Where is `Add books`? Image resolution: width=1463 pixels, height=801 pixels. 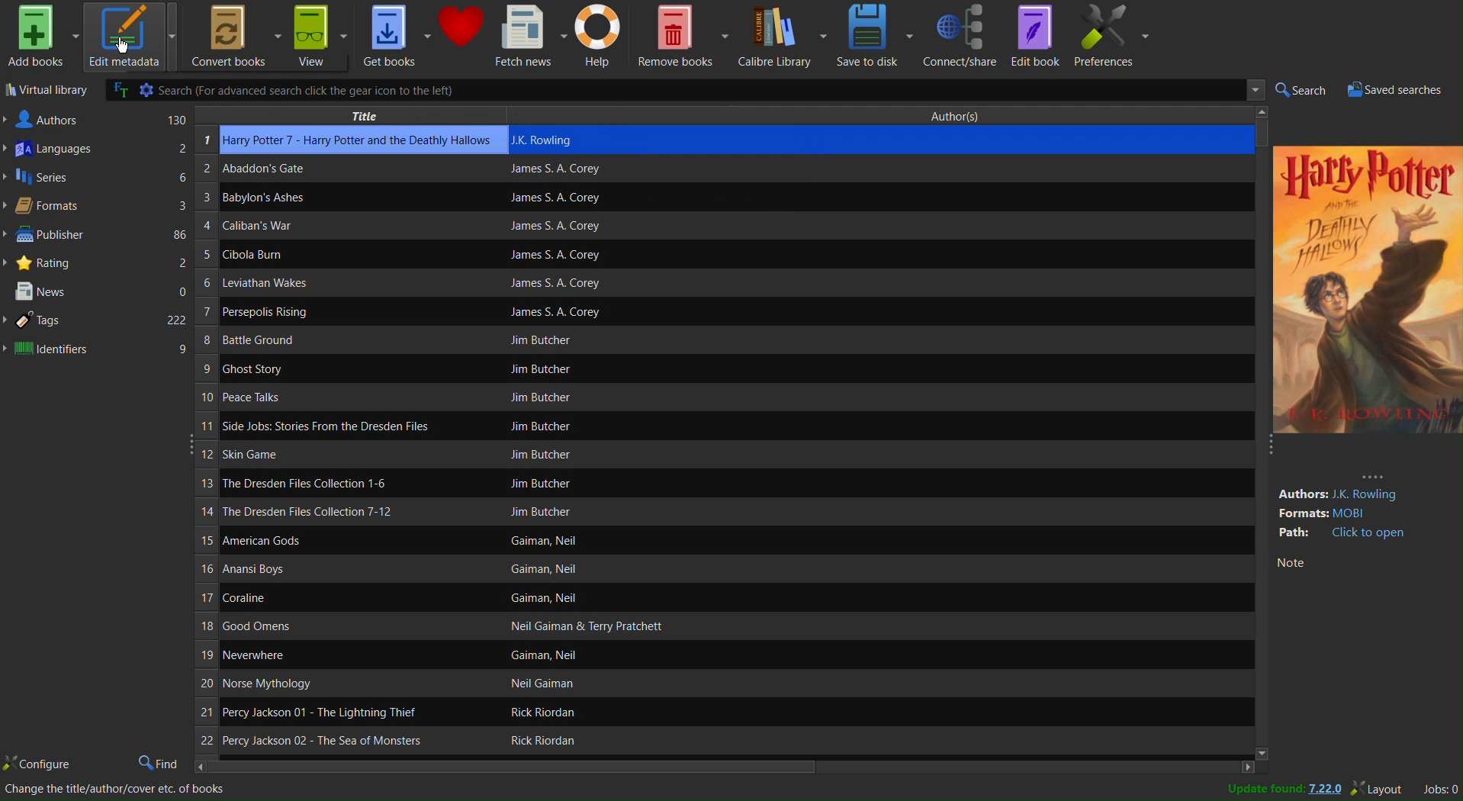 Add books is located at coordinates (40, 37).